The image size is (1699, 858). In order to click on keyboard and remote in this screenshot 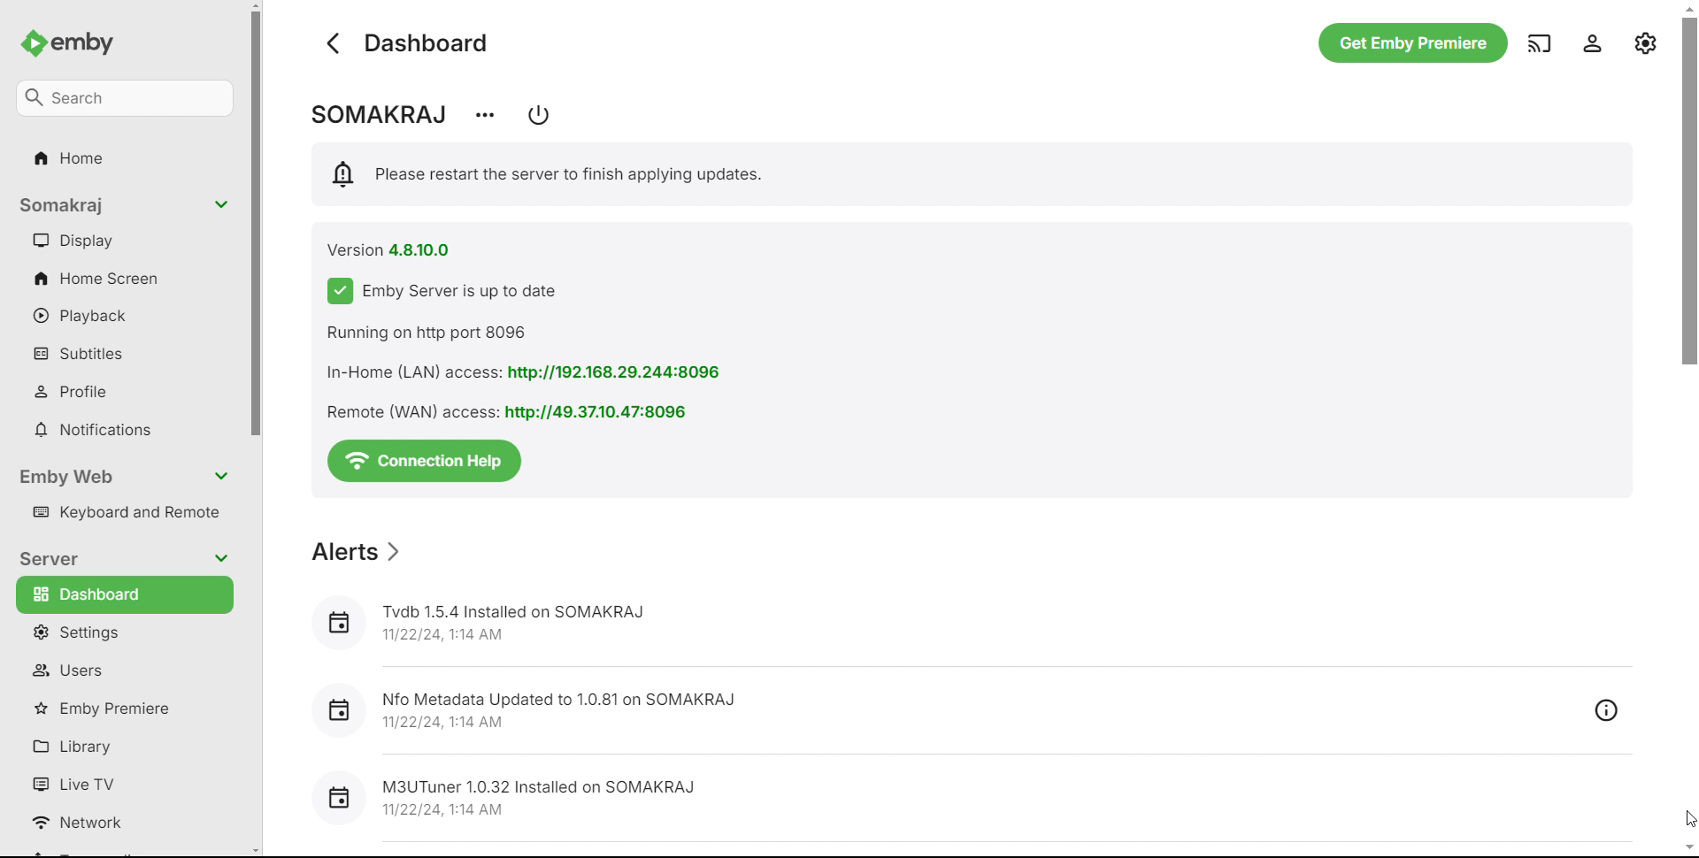, I will do `click(126, 511)`.